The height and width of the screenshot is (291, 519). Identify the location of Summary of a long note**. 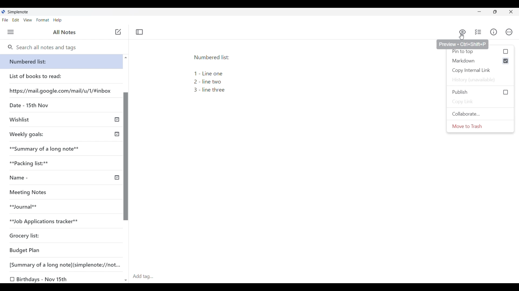
(44, 149).